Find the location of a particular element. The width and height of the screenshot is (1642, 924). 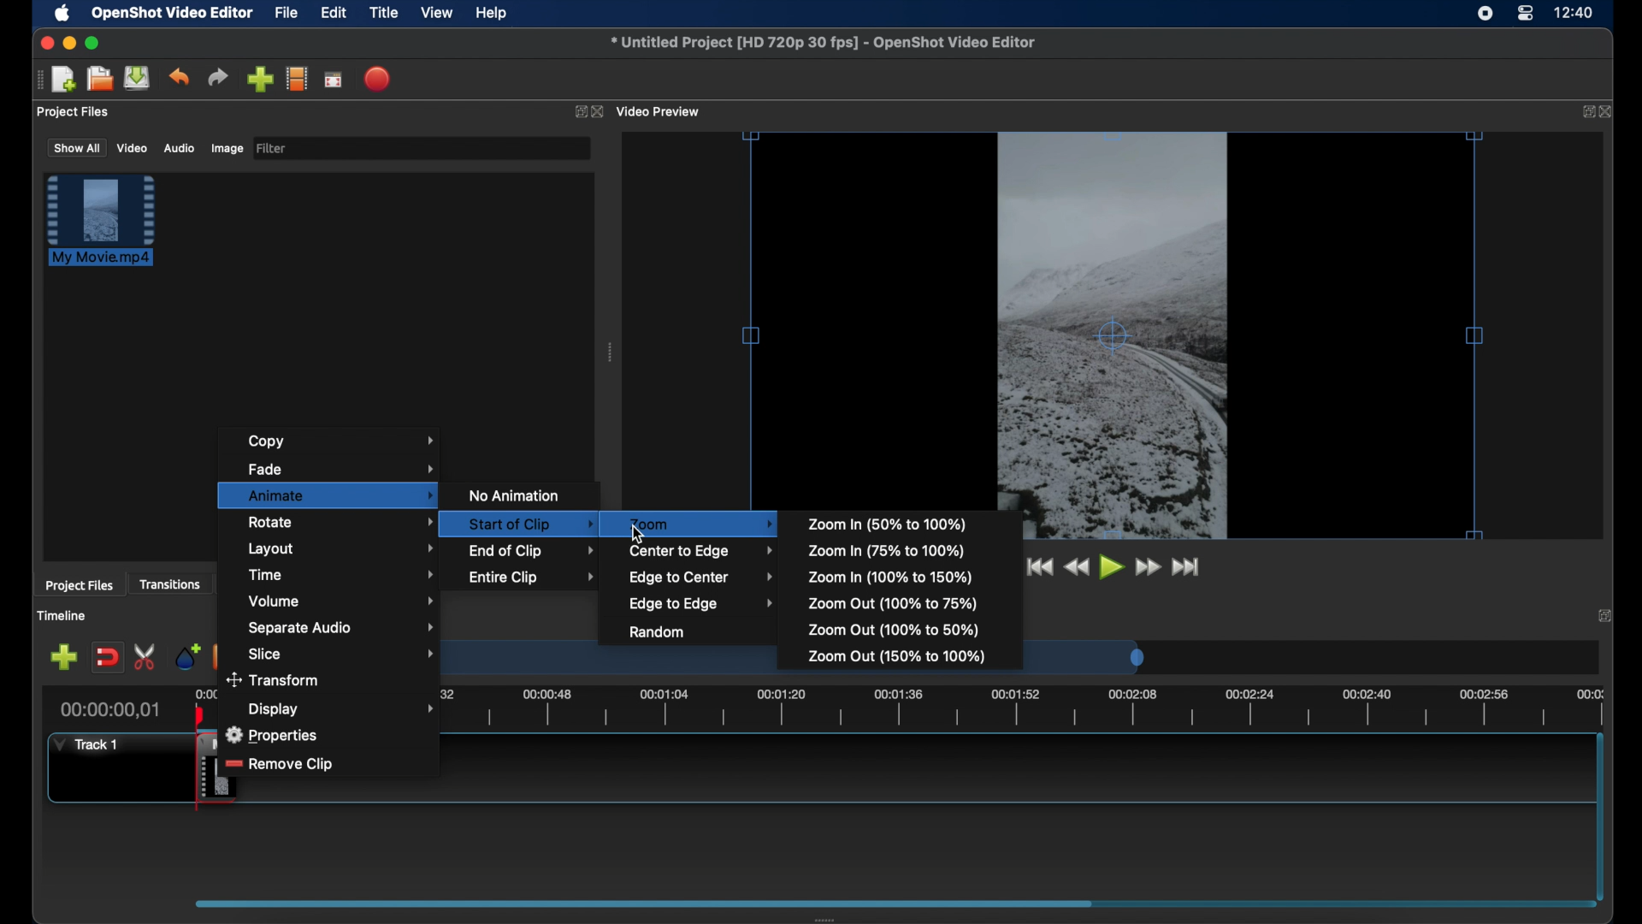

transitions is located at coordinates (172, 585).